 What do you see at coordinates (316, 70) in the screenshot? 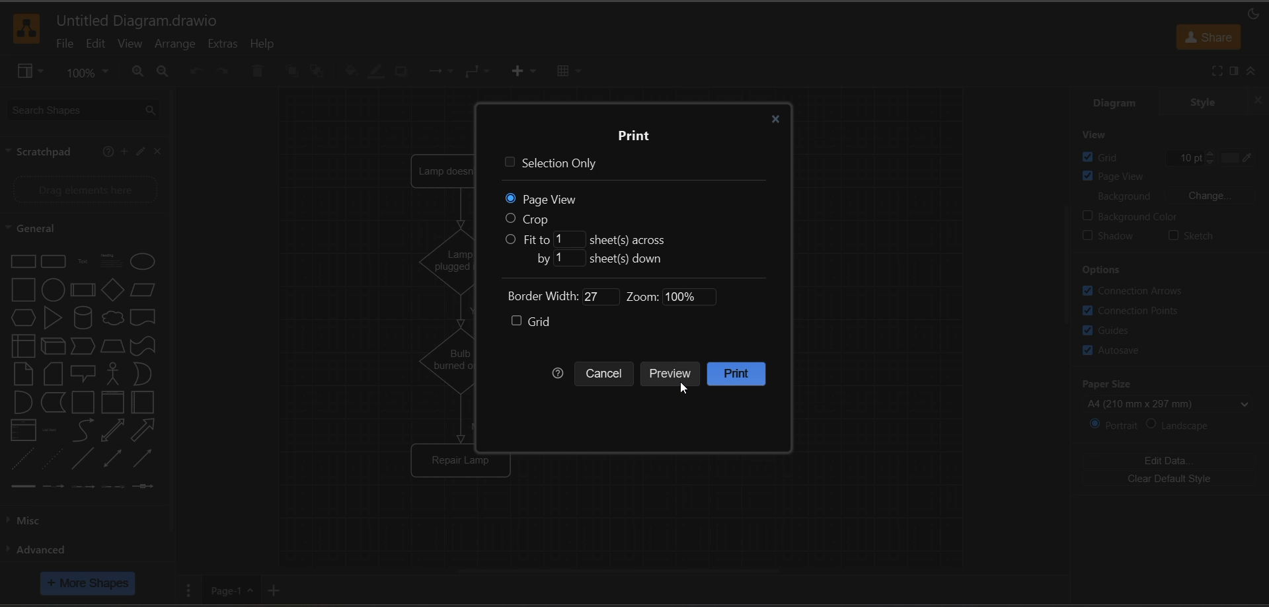
I see `to back` at bounding box center [316, 70].